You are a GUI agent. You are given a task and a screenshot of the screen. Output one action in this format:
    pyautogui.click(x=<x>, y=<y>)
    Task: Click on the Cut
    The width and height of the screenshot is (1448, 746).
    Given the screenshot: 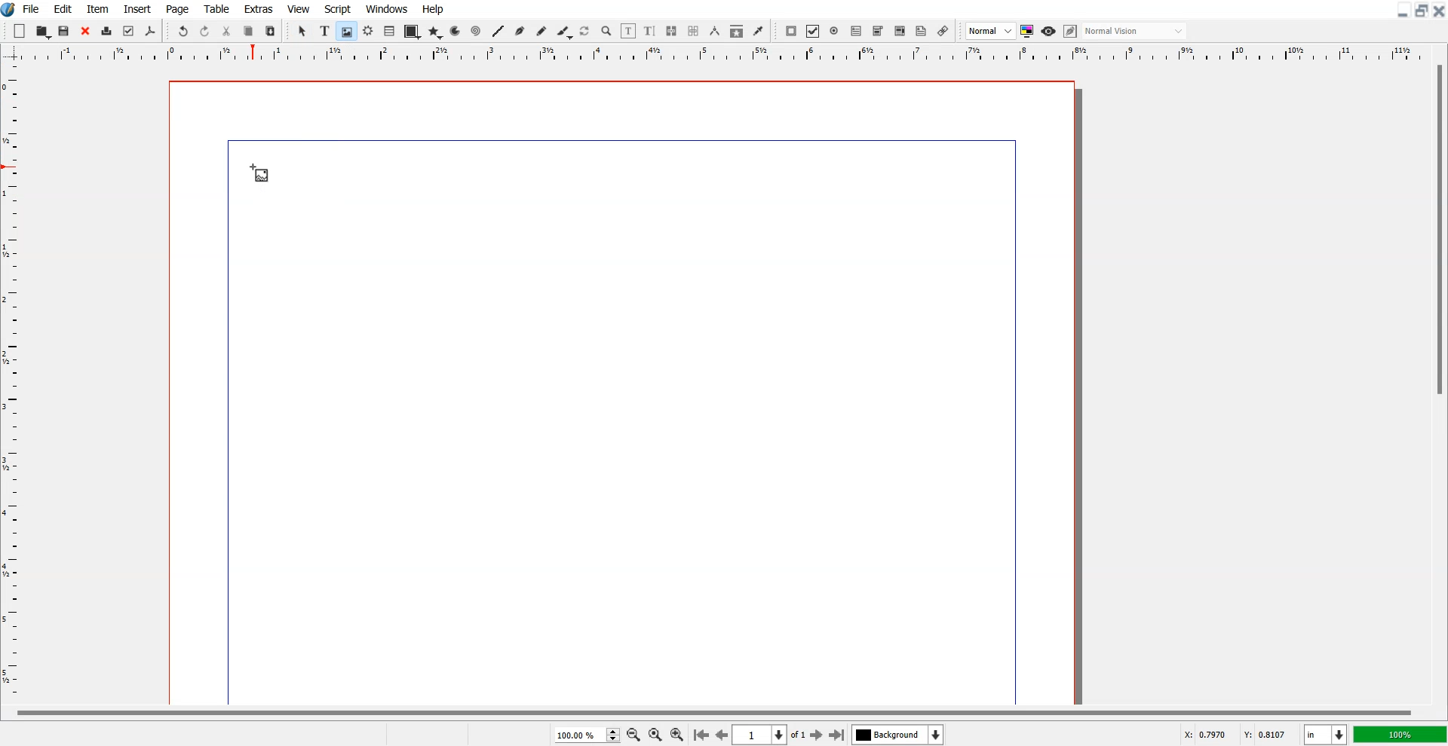 What is the action you would take?
    pyautogui.click(x=227, y=30)
    